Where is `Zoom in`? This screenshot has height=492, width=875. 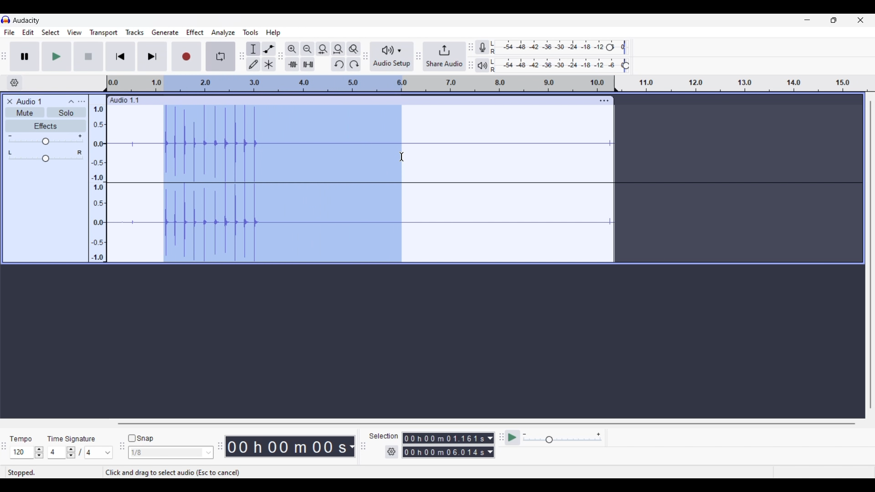 Zoom in is located at coordinates (292, 48).